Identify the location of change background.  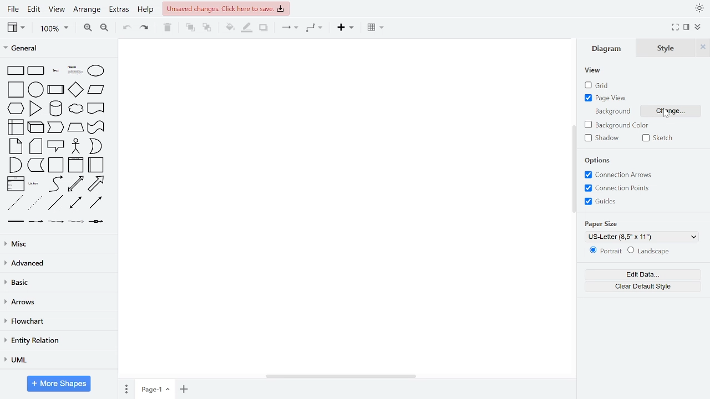
(671, 111).